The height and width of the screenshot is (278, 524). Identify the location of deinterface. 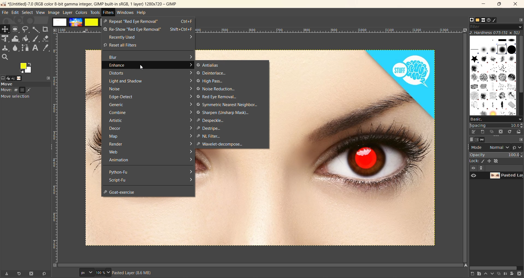
(213, 73).